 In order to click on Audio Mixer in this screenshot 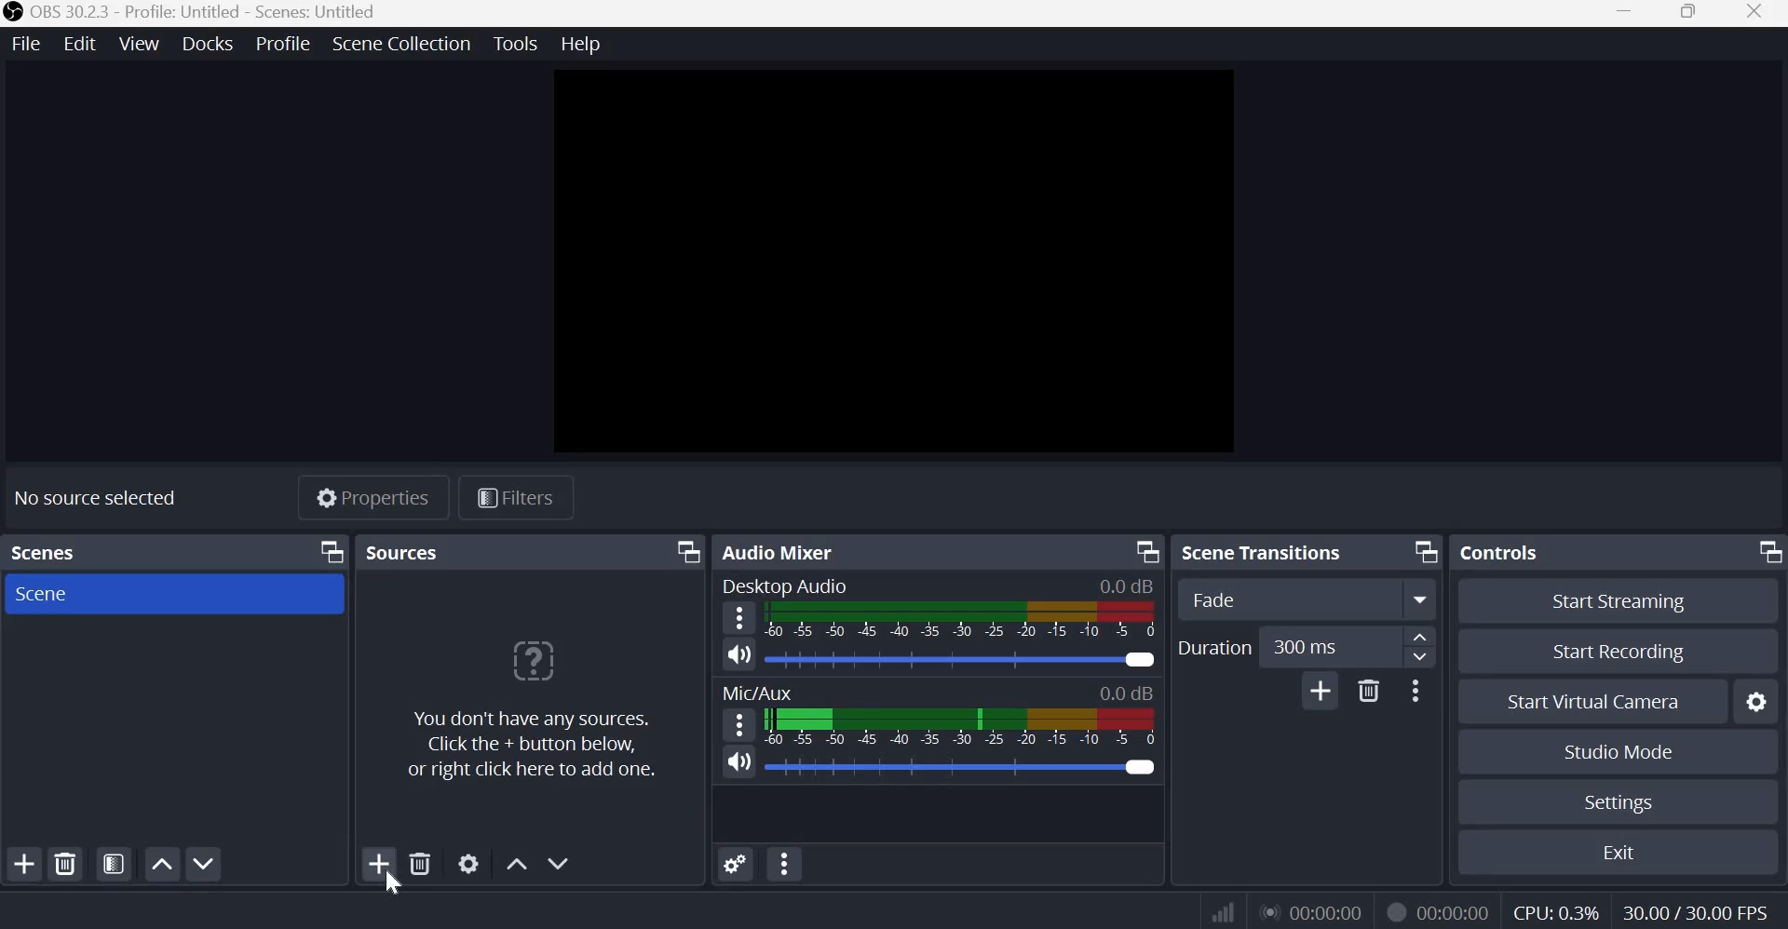, I will do `click(781, 552)`.